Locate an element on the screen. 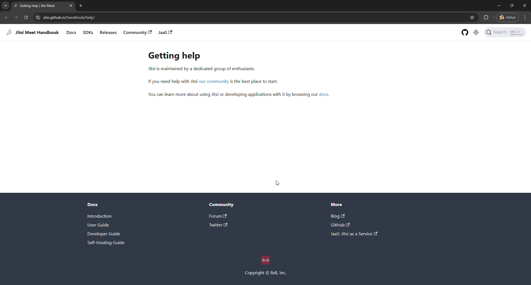  guide is located at coordinates (106, 243).